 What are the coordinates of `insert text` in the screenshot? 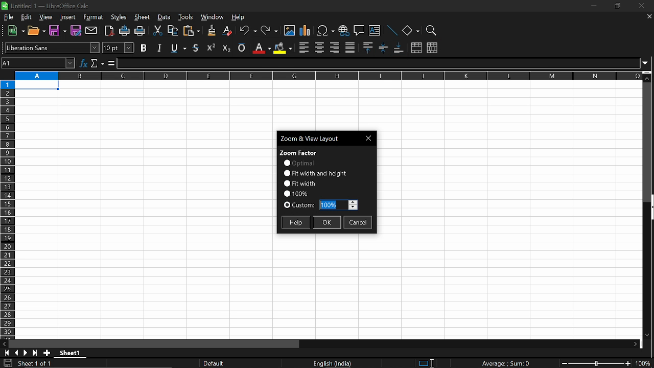 It's located at (375, 32).